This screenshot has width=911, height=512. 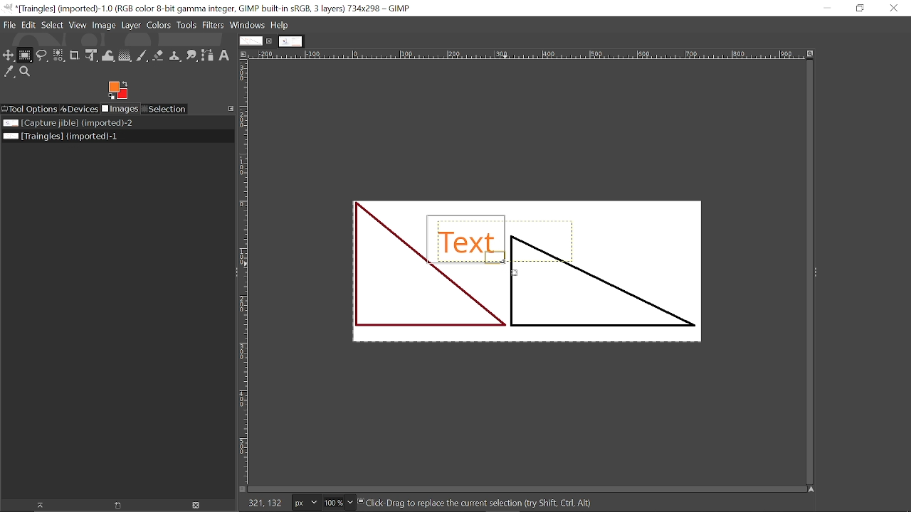 What do you see at coordinates (91, 55) in the screenshot?
I see `Unified transform tool` at bounding box center [91, 55].